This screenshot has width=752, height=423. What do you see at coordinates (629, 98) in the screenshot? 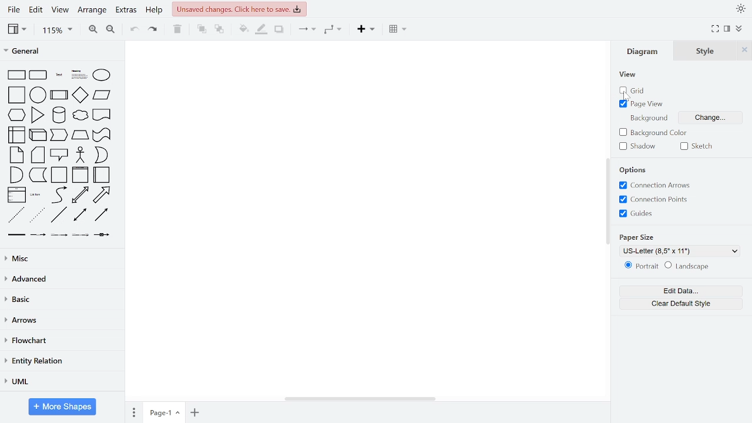
I see `cursor` at bounding box center [629, 98].